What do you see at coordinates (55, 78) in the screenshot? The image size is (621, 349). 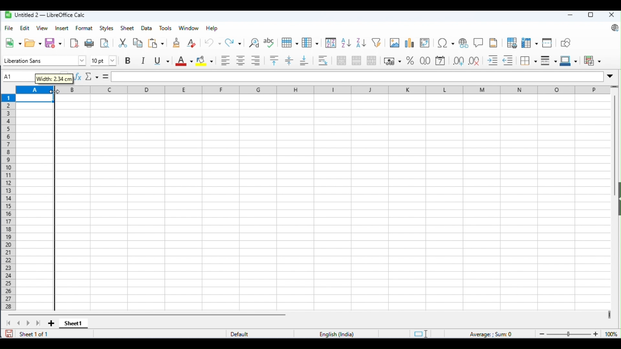 I see `width: 2.34cm` at bounding box center [55, 78].